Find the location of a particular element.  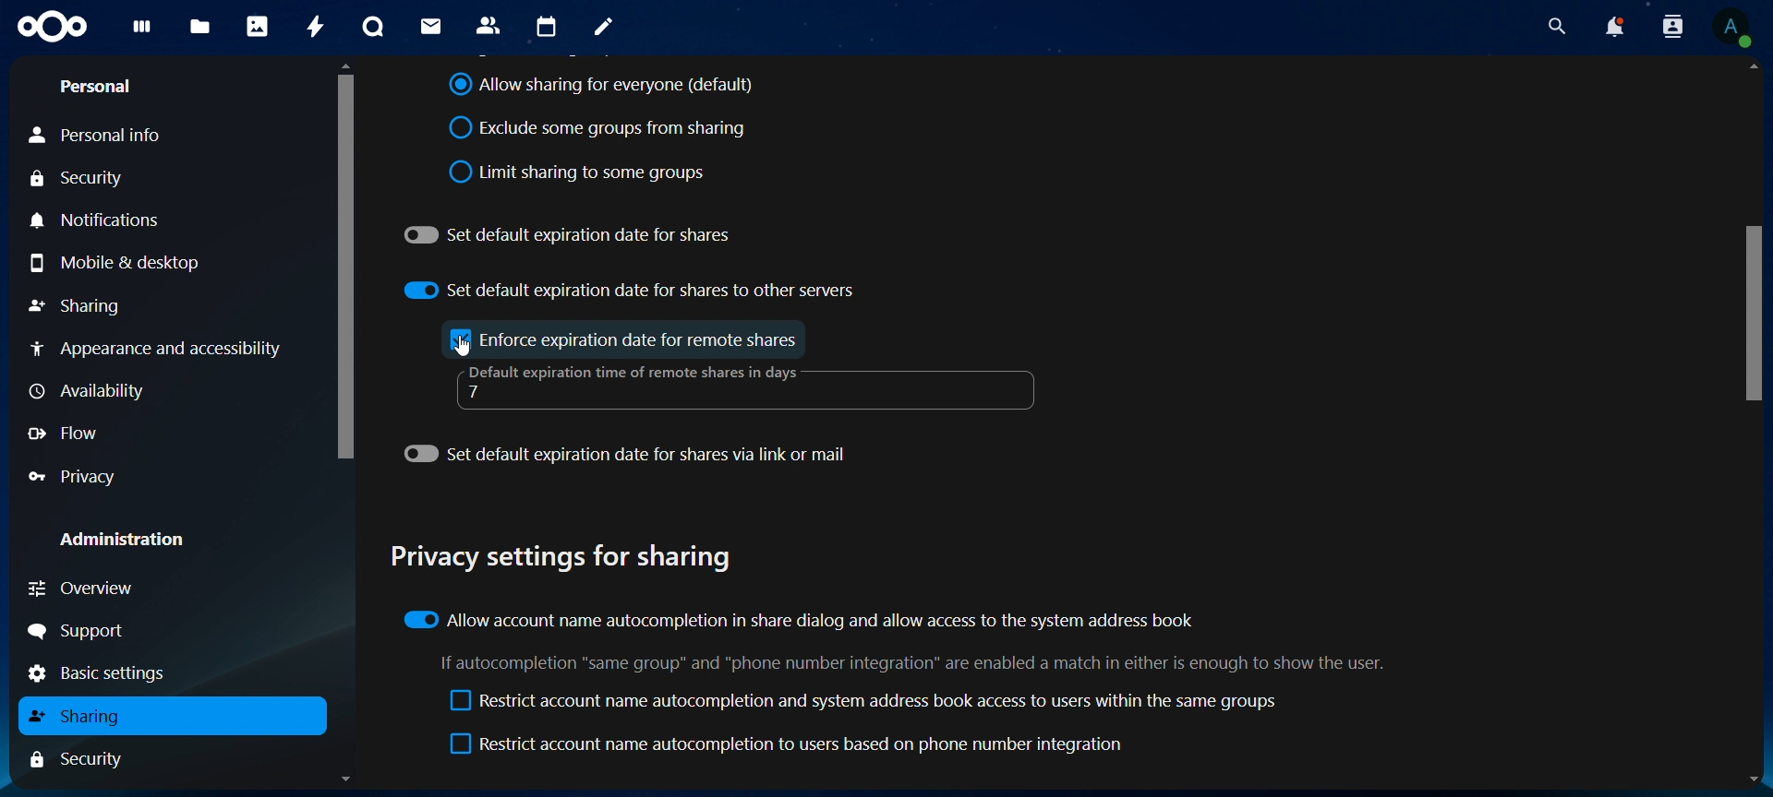

basic settings is located at coordinates (104, 673).